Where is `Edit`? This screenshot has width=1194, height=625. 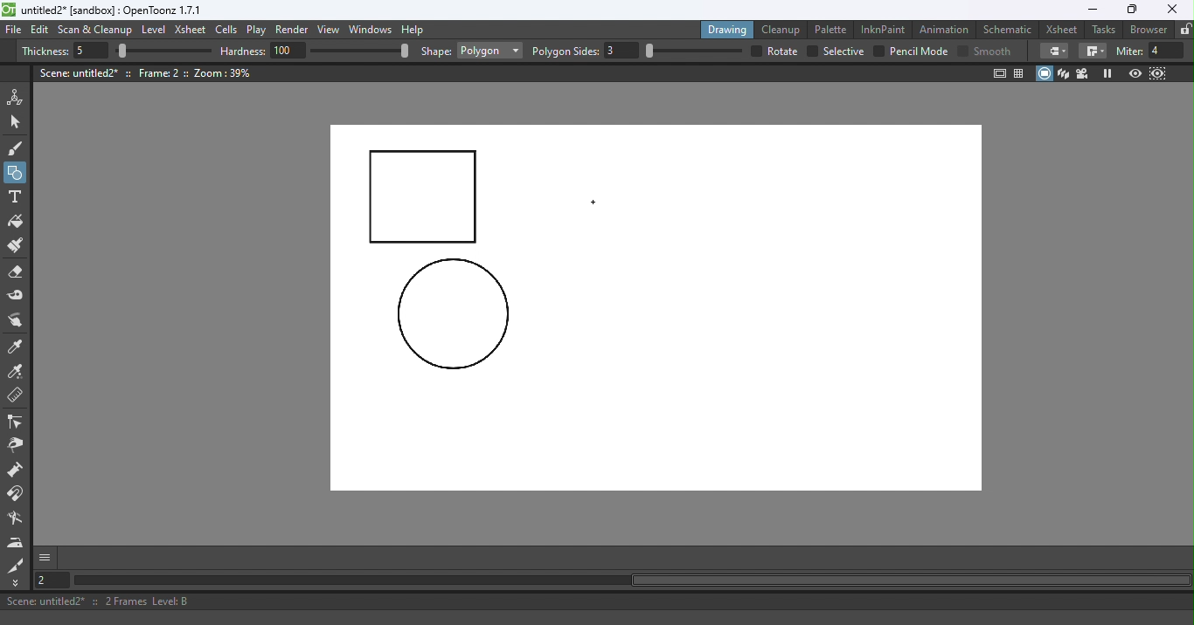
Edit is located at coordinates (42, 30).